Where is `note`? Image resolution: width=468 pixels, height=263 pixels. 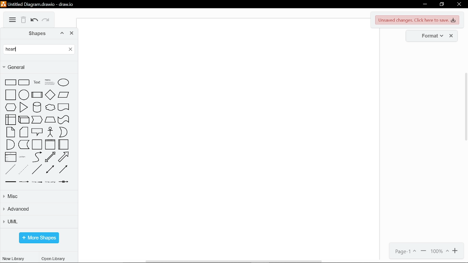 note is located at coordinates (10, 133).